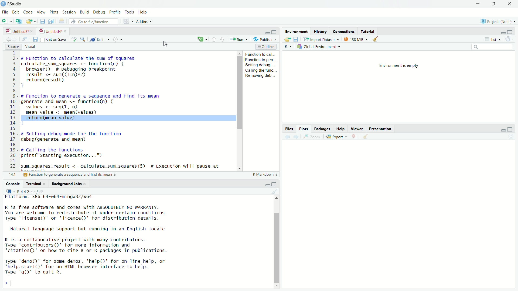 Image resolution: width=518 pixels, height=291 pixels. What do you see at coordinates (30, 21) in the screenshot?
I see `open an existing file` at bounding box center [30, 21].